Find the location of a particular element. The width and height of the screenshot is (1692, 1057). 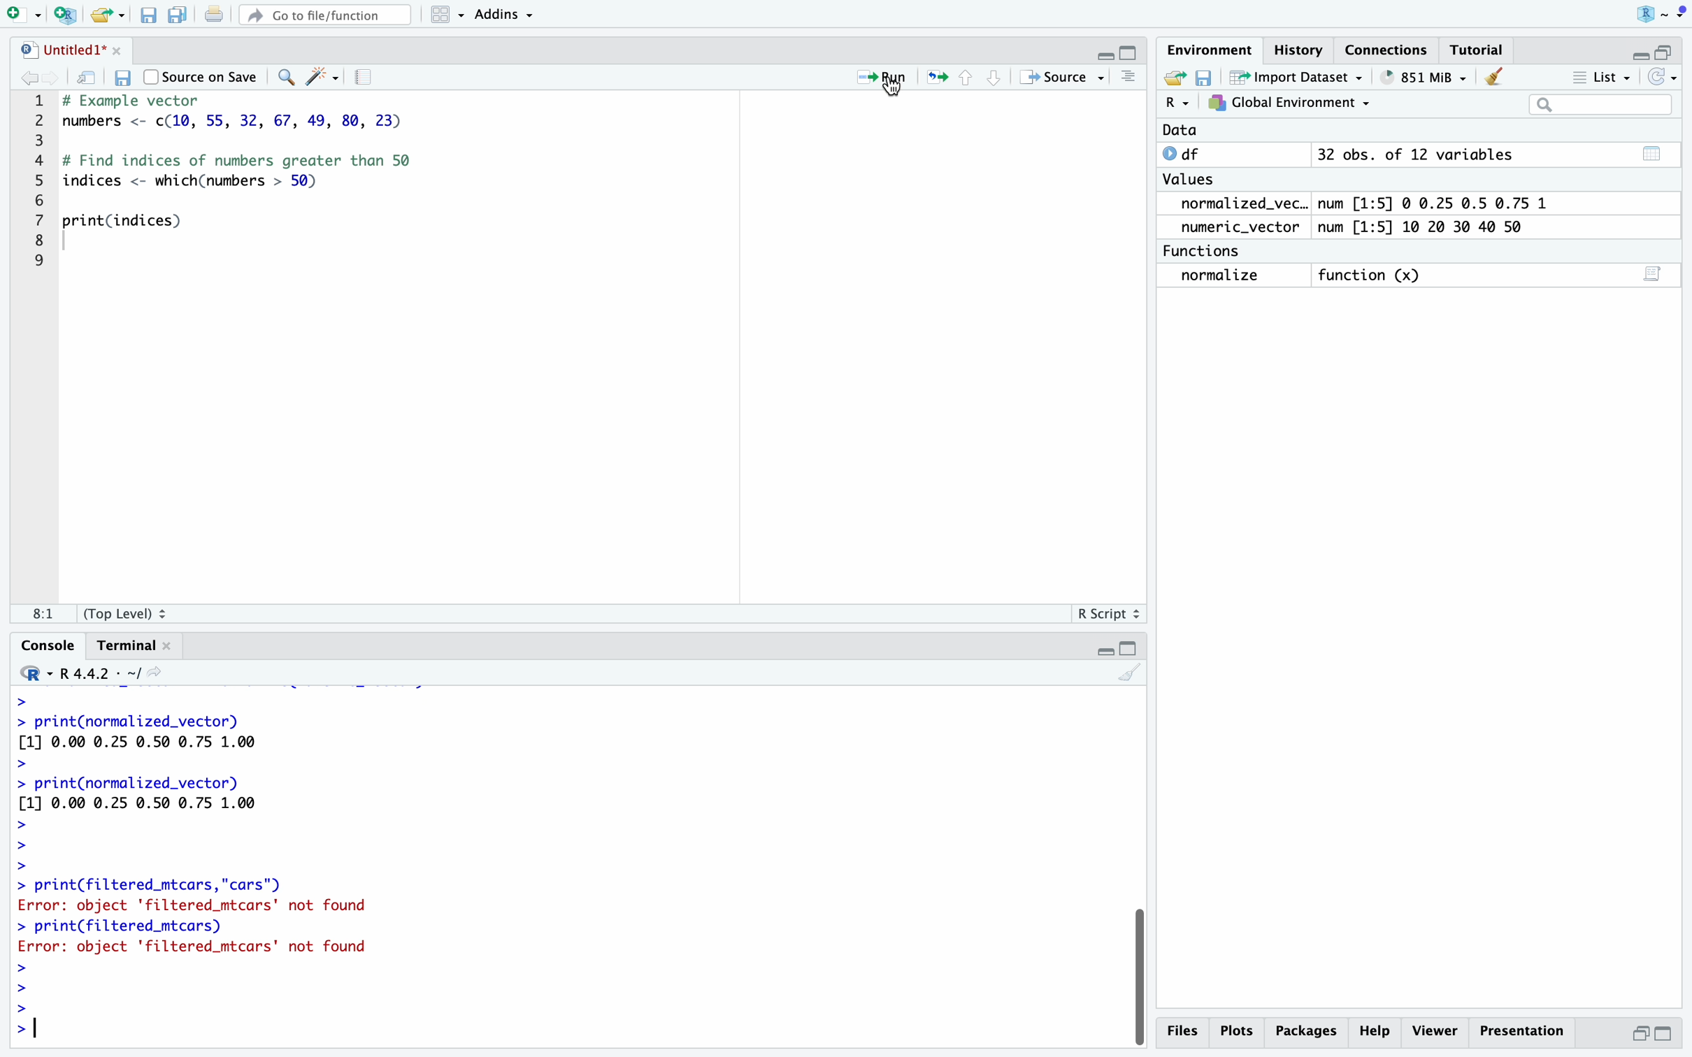

GLOBAL ENVIRONEMENT is located at coordinates (1289, 106).